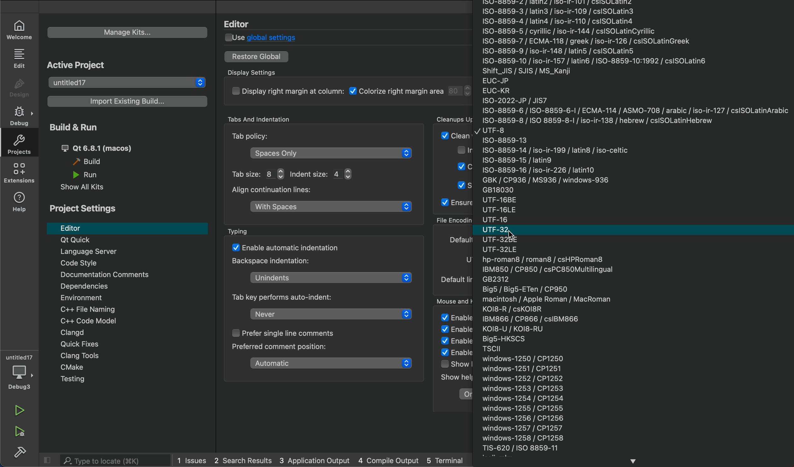 The width and height of the screenshot is (794, 467). What do you see at coordinates (121, 368) in the screenshot?
I see `cmake` at bounding box center [121, 368].